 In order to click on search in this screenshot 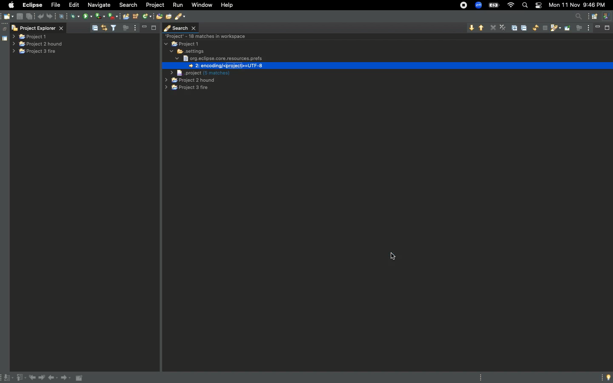, I will do `click(181, 17)`.